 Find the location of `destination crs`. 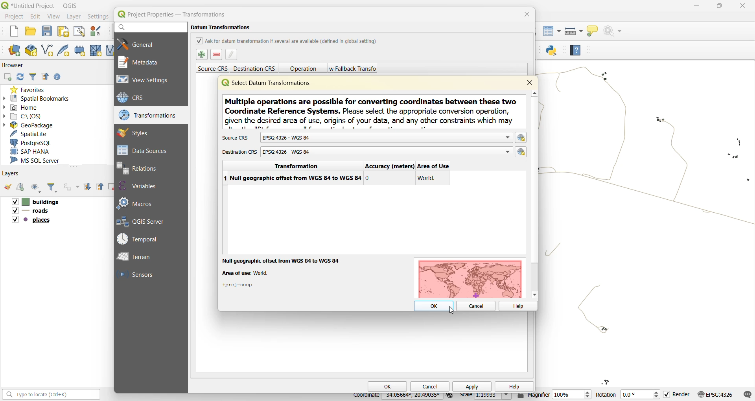

destination crs is located at coordinates (239, 151).